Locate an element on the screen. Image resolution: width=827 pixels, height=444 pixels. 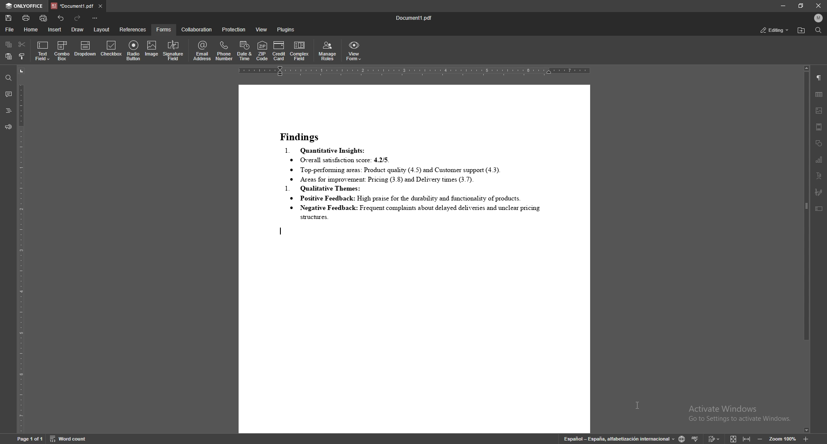
table is located at coordinates (819, 94).